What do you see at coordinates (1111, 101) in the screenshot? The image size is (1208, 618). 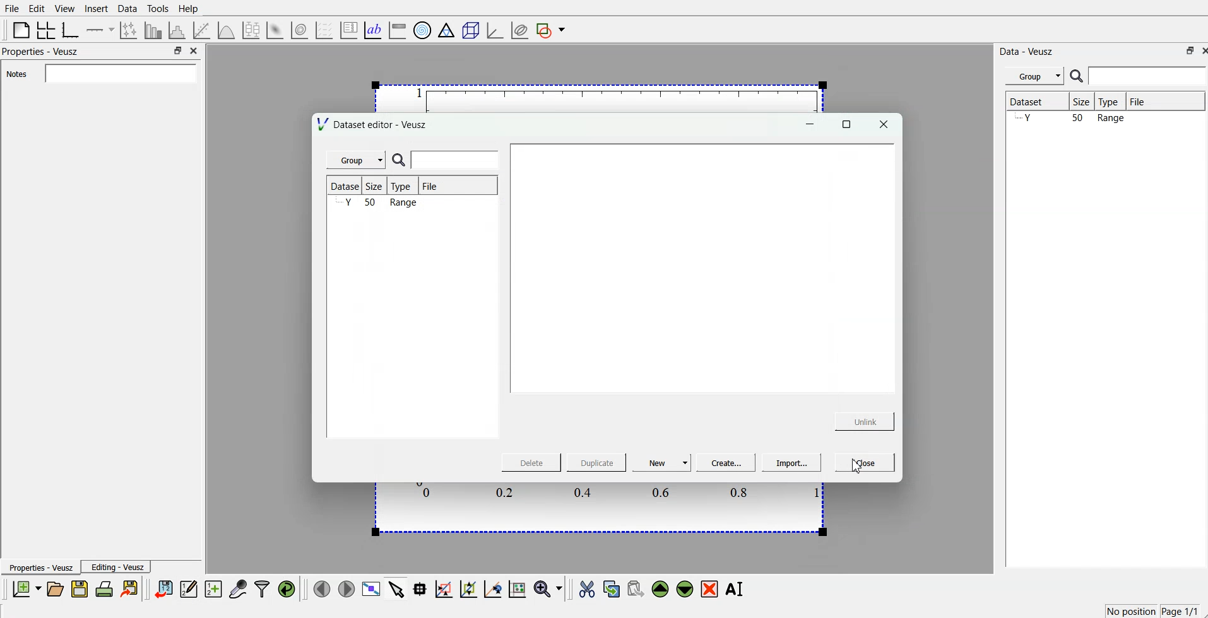 I see `Type` at bounding box center [1111, 101].